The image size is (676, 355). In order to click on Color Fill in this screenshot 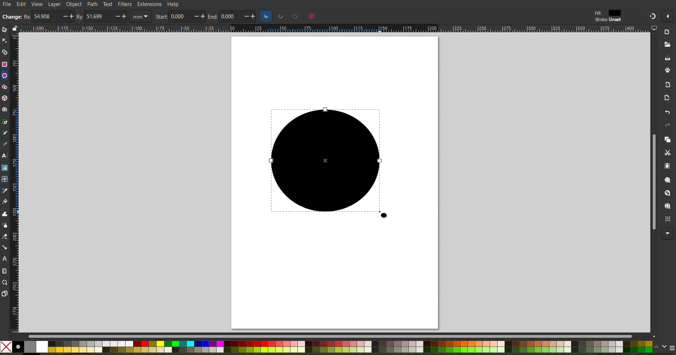, I will do `click(5, 201)`.